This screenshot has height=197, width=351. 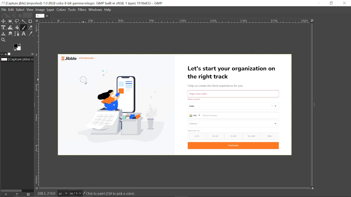 I want to click on Zoom images when window size changes, so click(x=312, y=20).